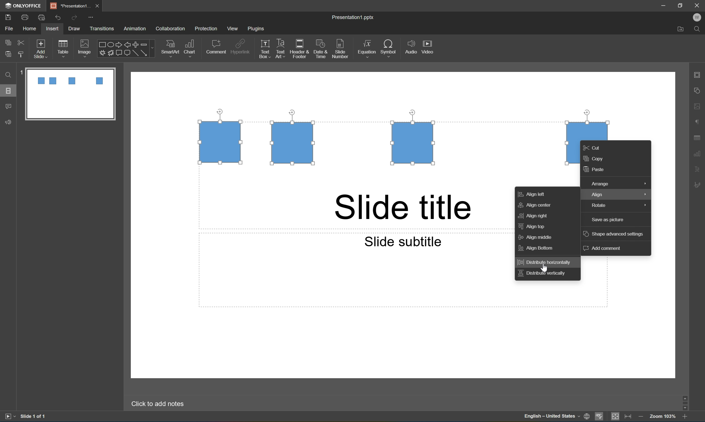  I want to click on slide 1, so click(66, 94).